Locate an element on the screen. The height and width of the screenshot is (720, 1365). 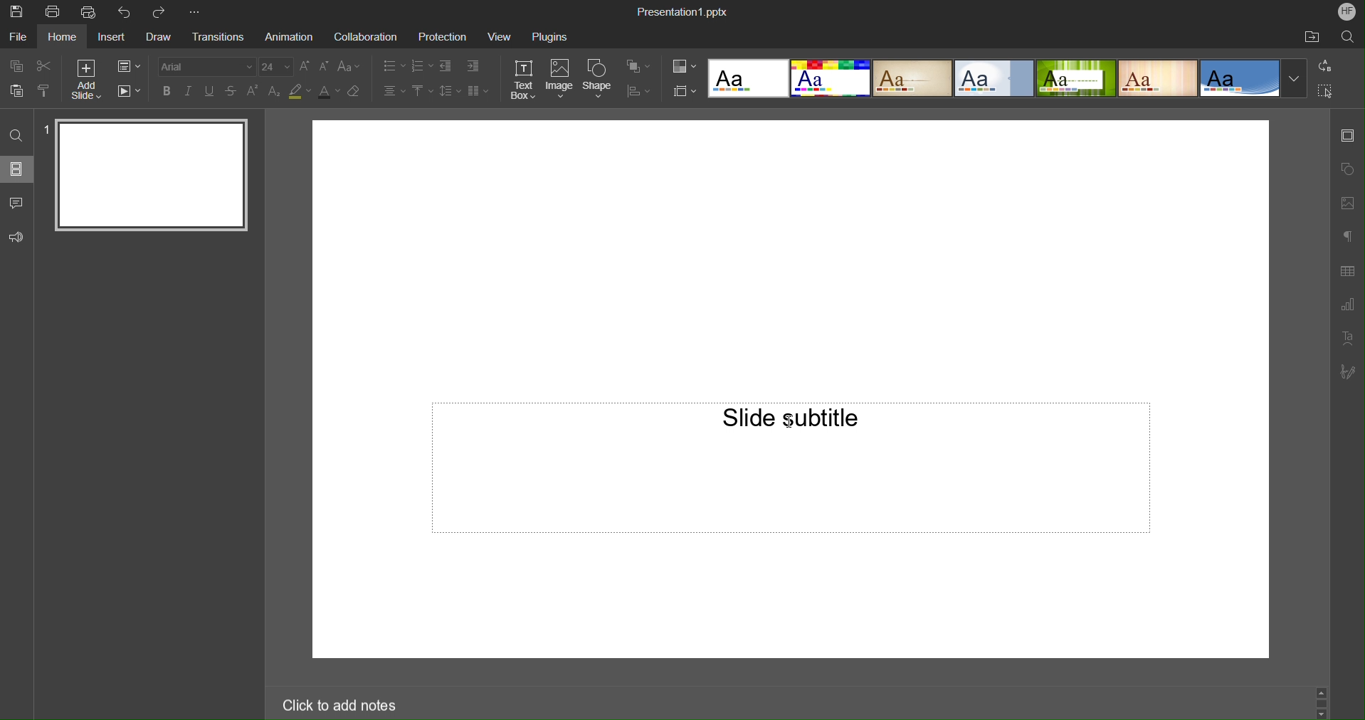
Numbering is located at coordinates (421, 66).